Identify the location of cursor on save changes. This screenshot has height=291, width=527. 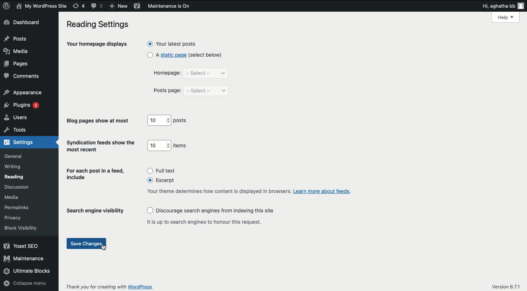
(104, 247).